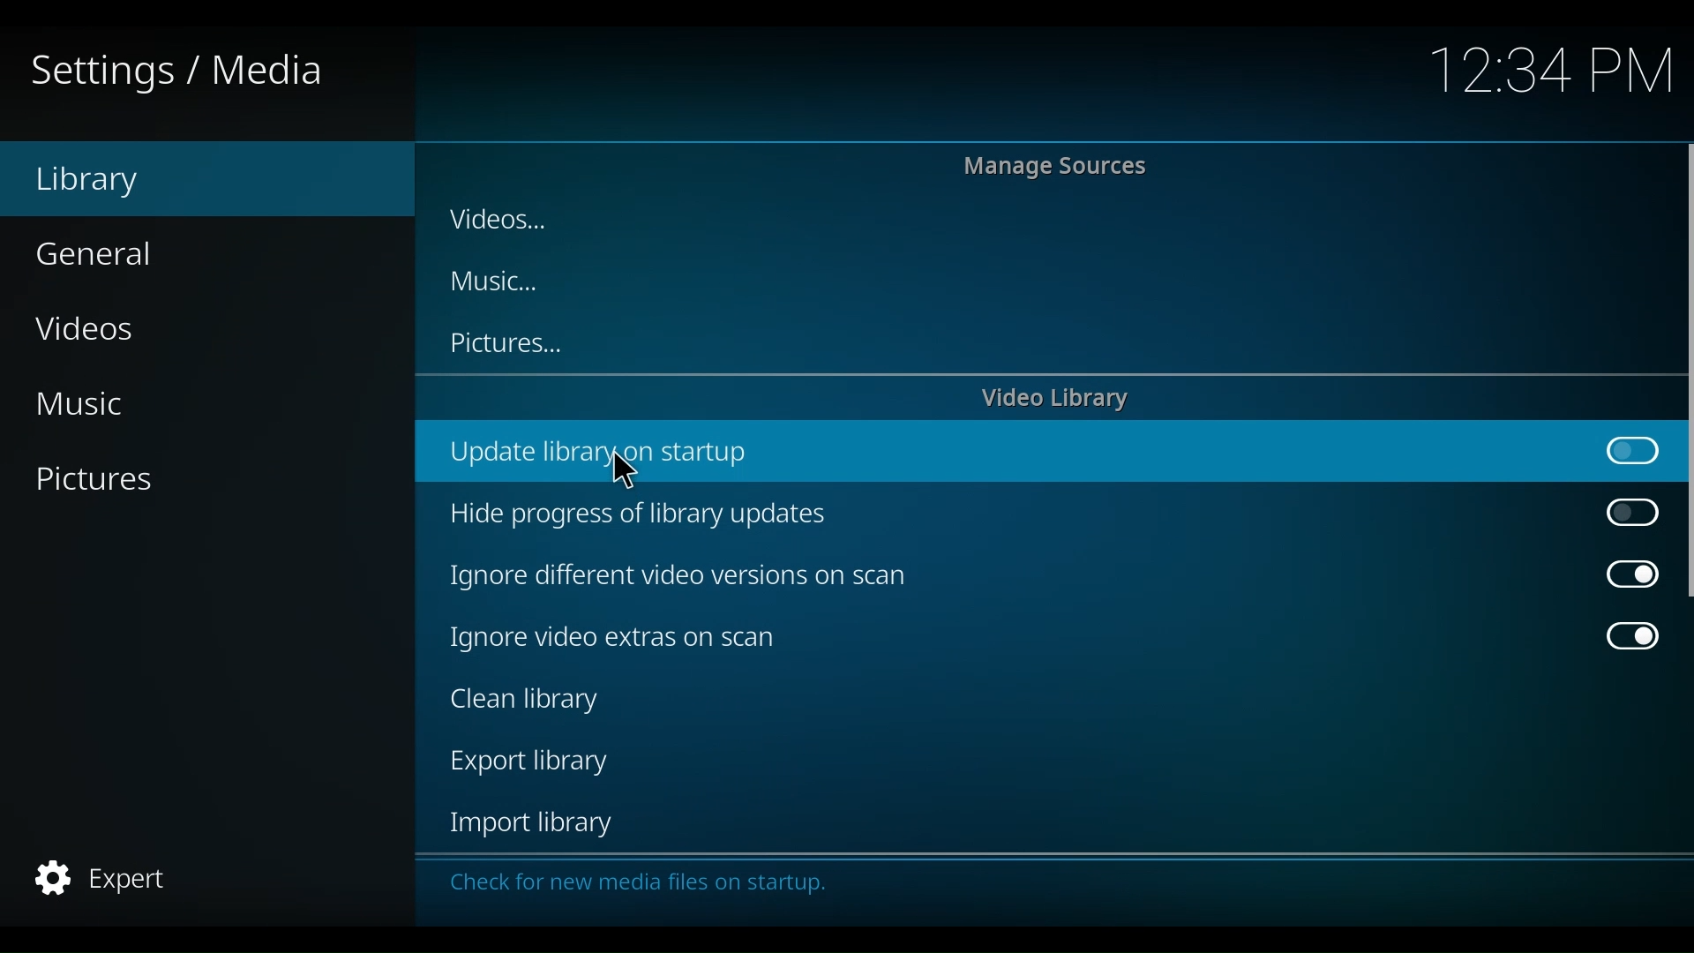  What do you see at coordinates (647, 885) in the screenshot?
I see `Check for new media on startu` at bounding box center [647, 885].